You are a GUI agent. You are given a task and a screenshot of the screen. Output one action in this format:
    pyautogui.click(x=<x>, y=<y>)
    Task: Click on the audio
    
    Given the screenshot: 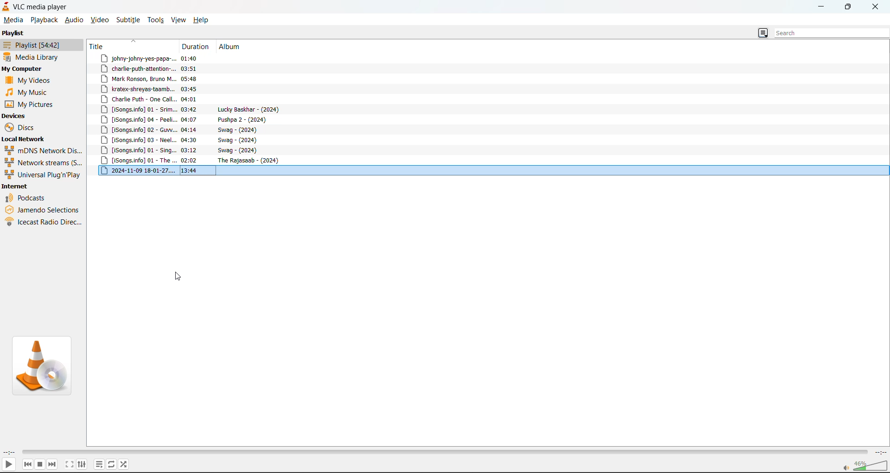 What is the action you would take?
    pyautogui.click(x=74, y=19)
    